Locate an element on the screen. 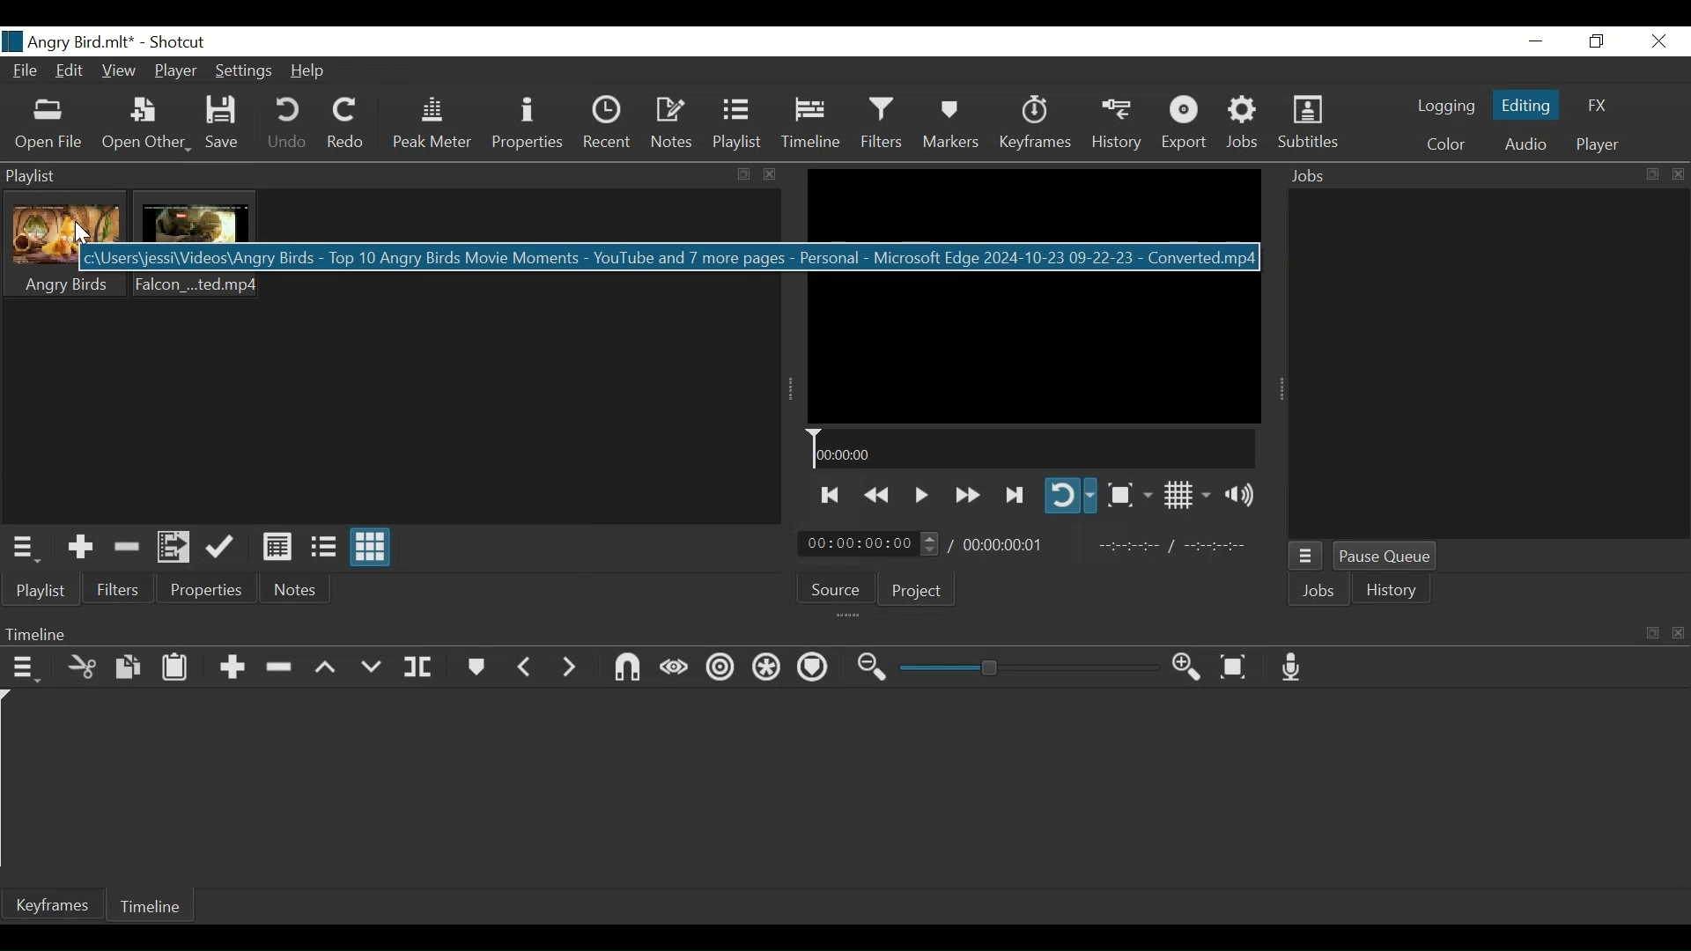 The width and height of the screenshot is (1691, 951). Copy is located at coordinates (126, 667).